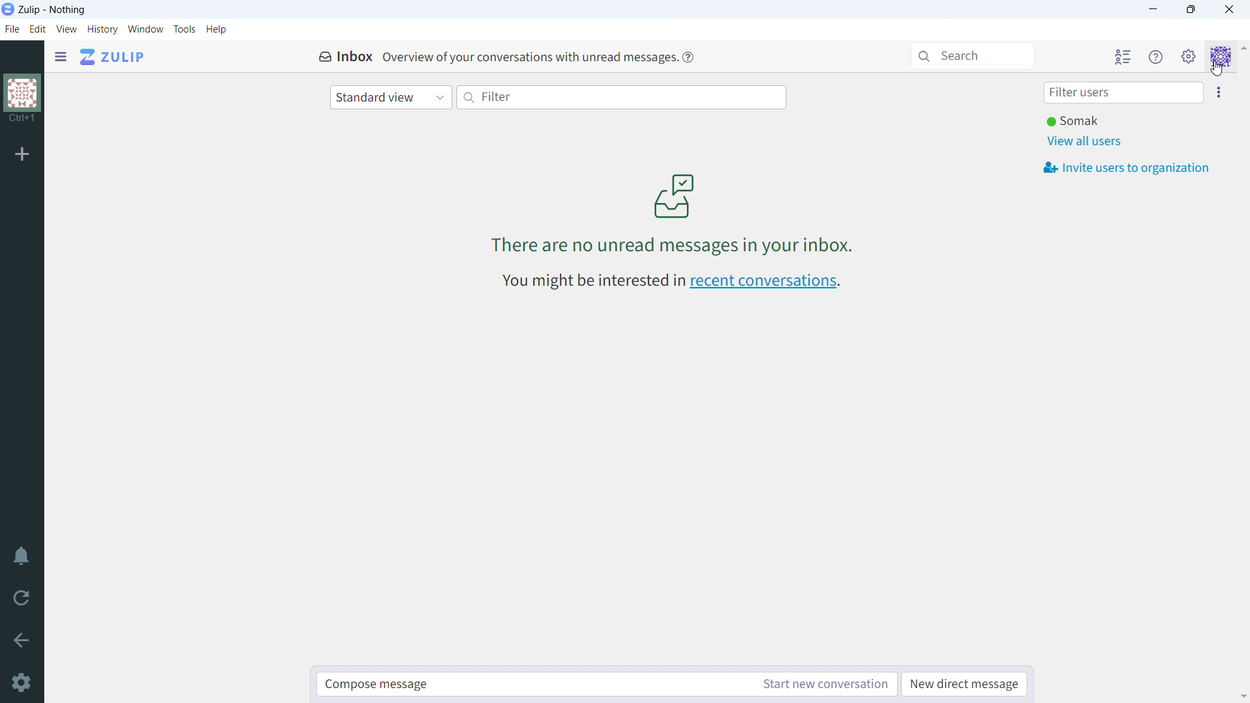 The image size is (1250, 703). What do you see at coordinates (61, 57) in the screenshot?
I see `click to see sidebar menu` at bounding box center [61, 57].